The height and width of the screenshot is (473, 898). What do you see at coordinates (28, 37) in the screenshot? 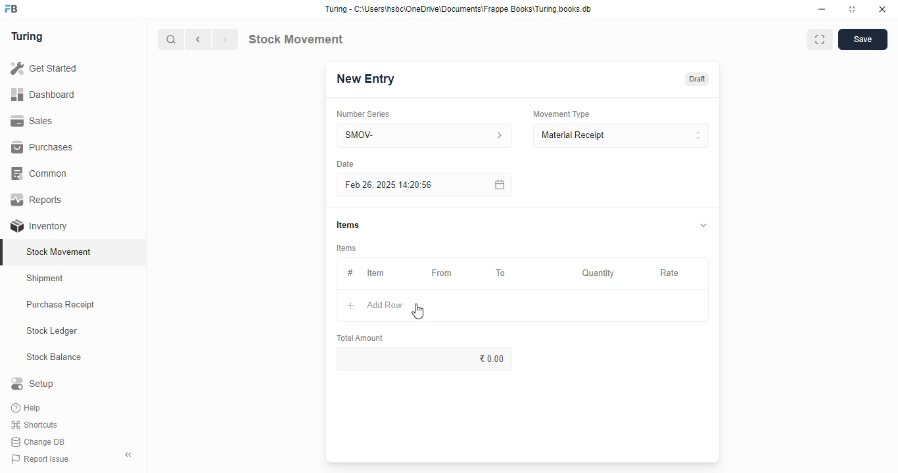
I see `turing` at bounding box center [28, 37].